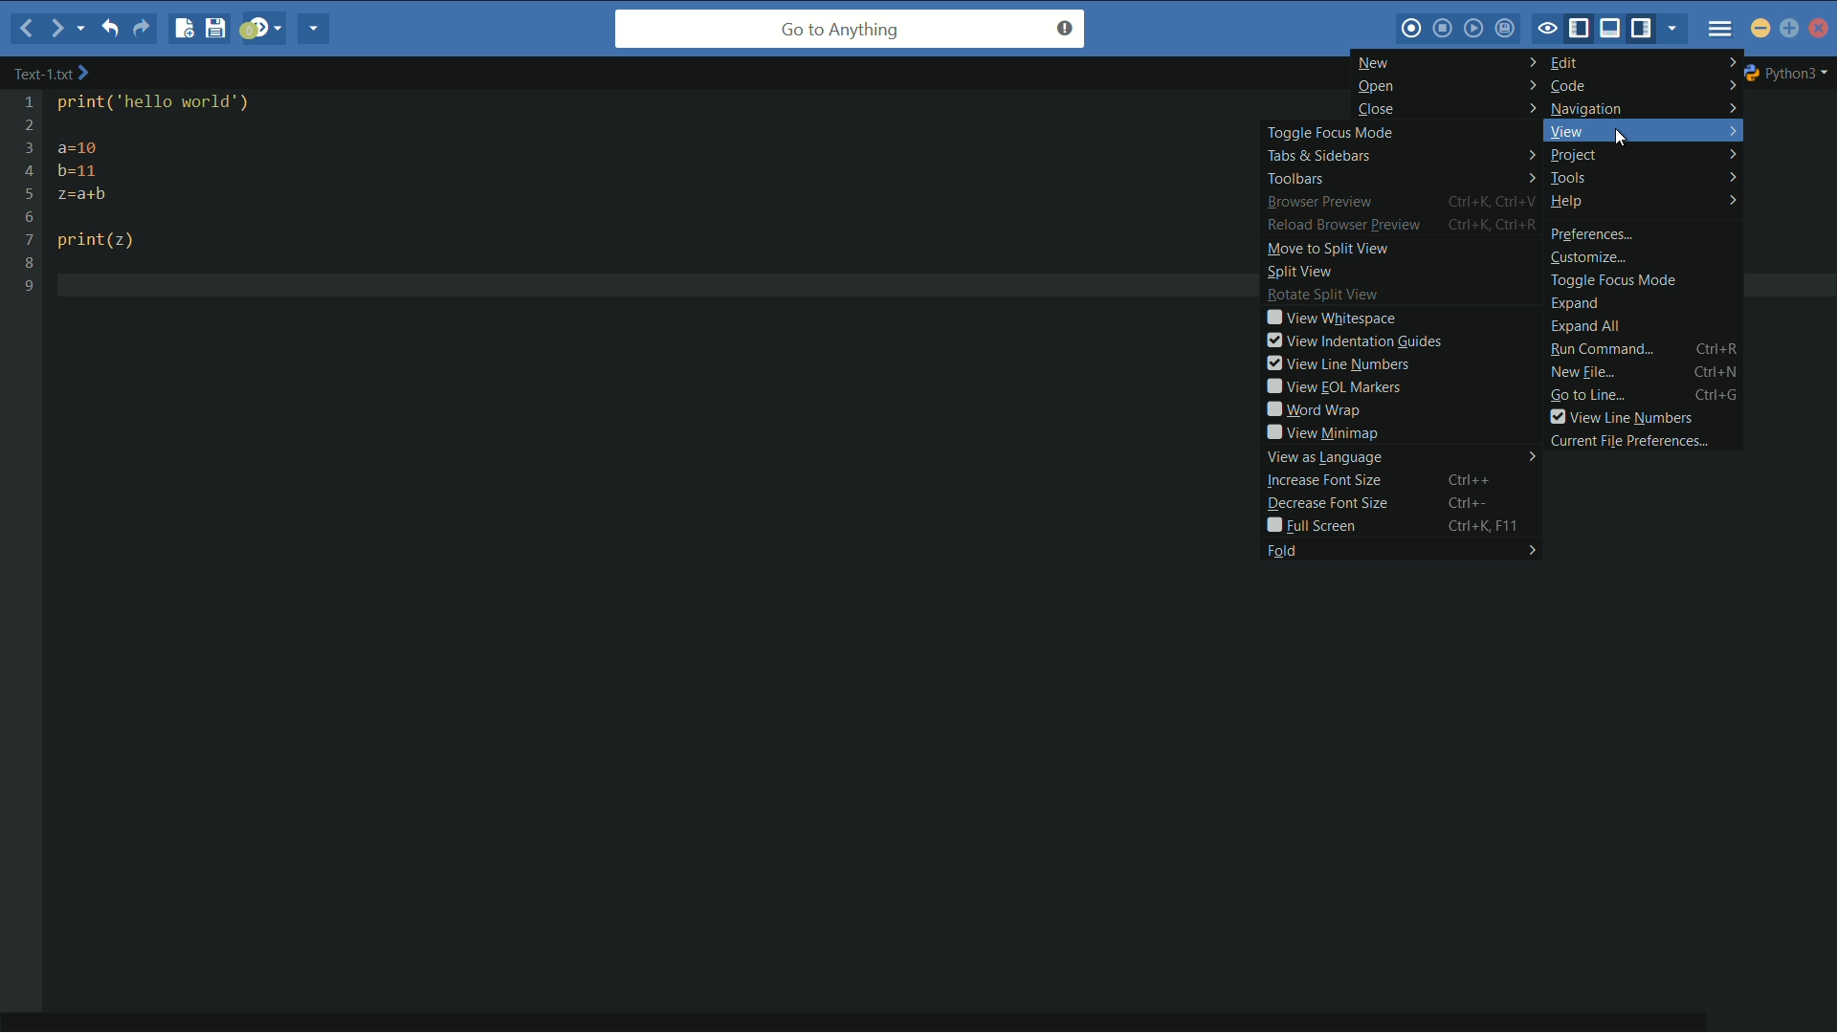  What do you see at coordinates (144, 29) in the screenshot?
I see `redo` at bounding box center [144, 29].